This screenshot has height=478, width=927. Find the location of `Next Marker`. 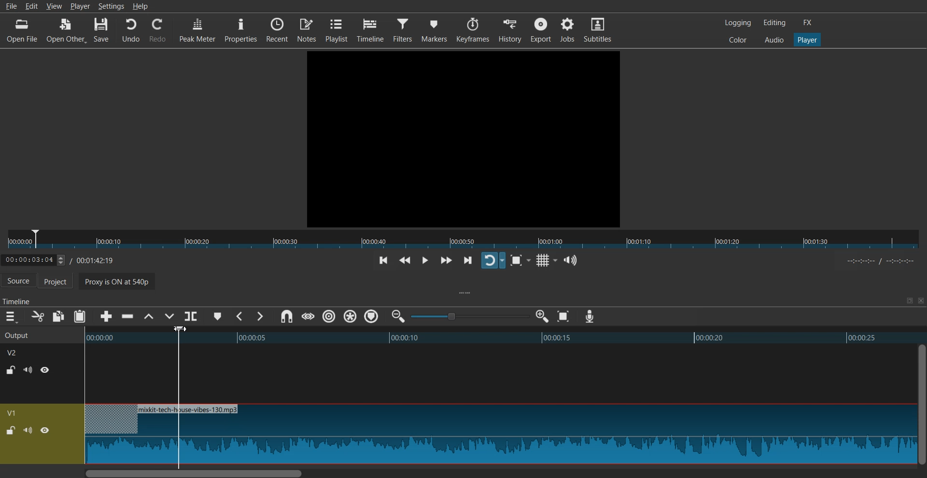

Next Marker is located at coordinates (259, 316).